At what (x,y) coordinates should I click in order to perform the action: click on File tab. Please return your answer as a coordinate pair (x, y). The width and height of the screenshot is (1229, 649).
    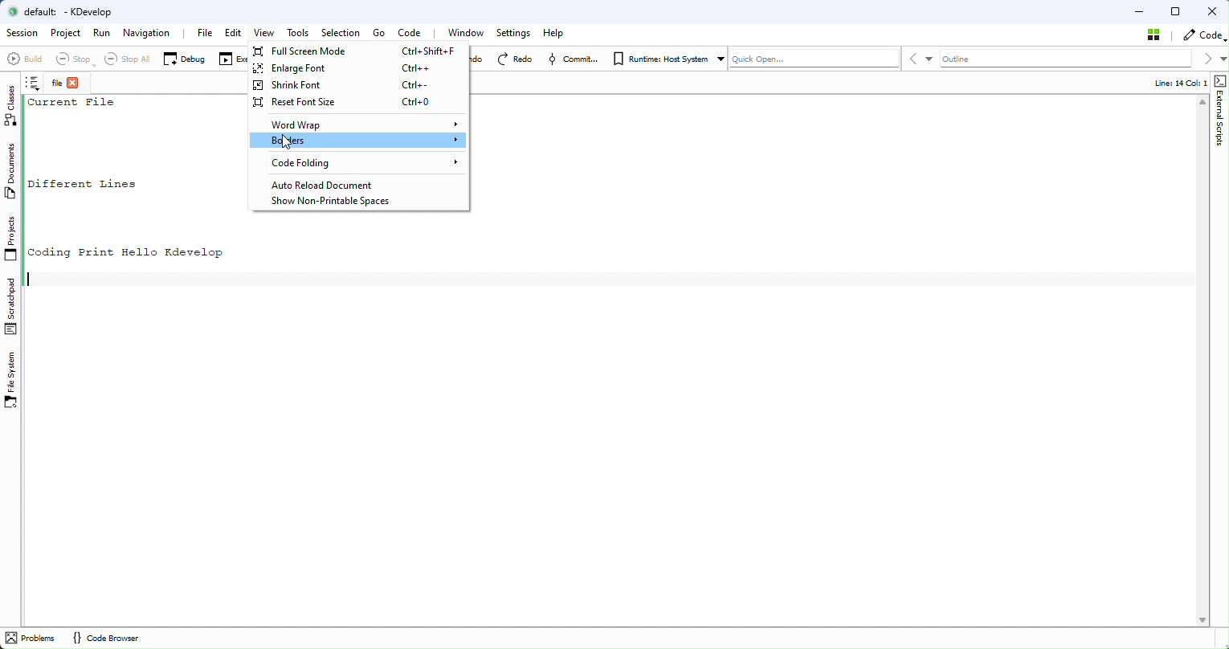
    Looking at the image, I should click on (67, 84).